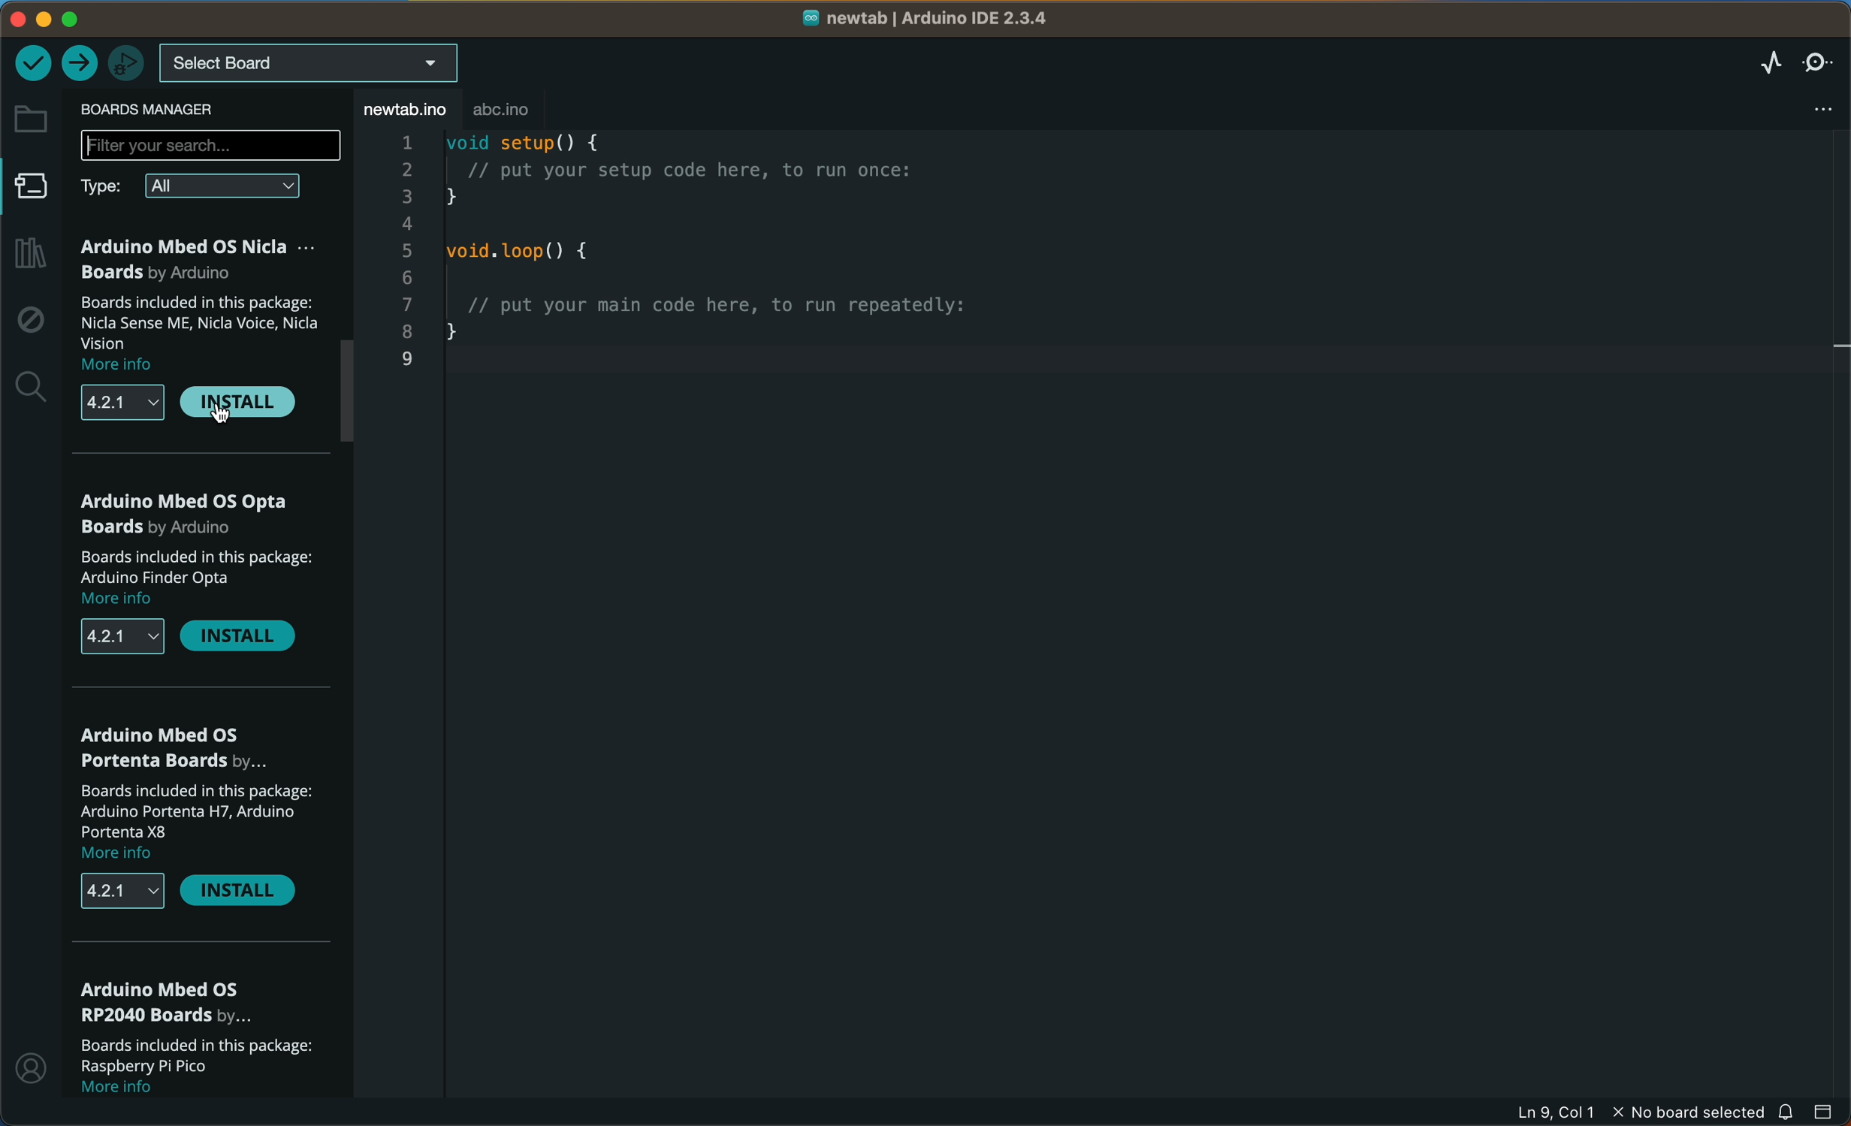 This screenshot has width=1851, height=1126. What do you see at coordinates (201, 258) in the screenshot?
I see `OSNicla Boards` at bounding box center [201, 258].